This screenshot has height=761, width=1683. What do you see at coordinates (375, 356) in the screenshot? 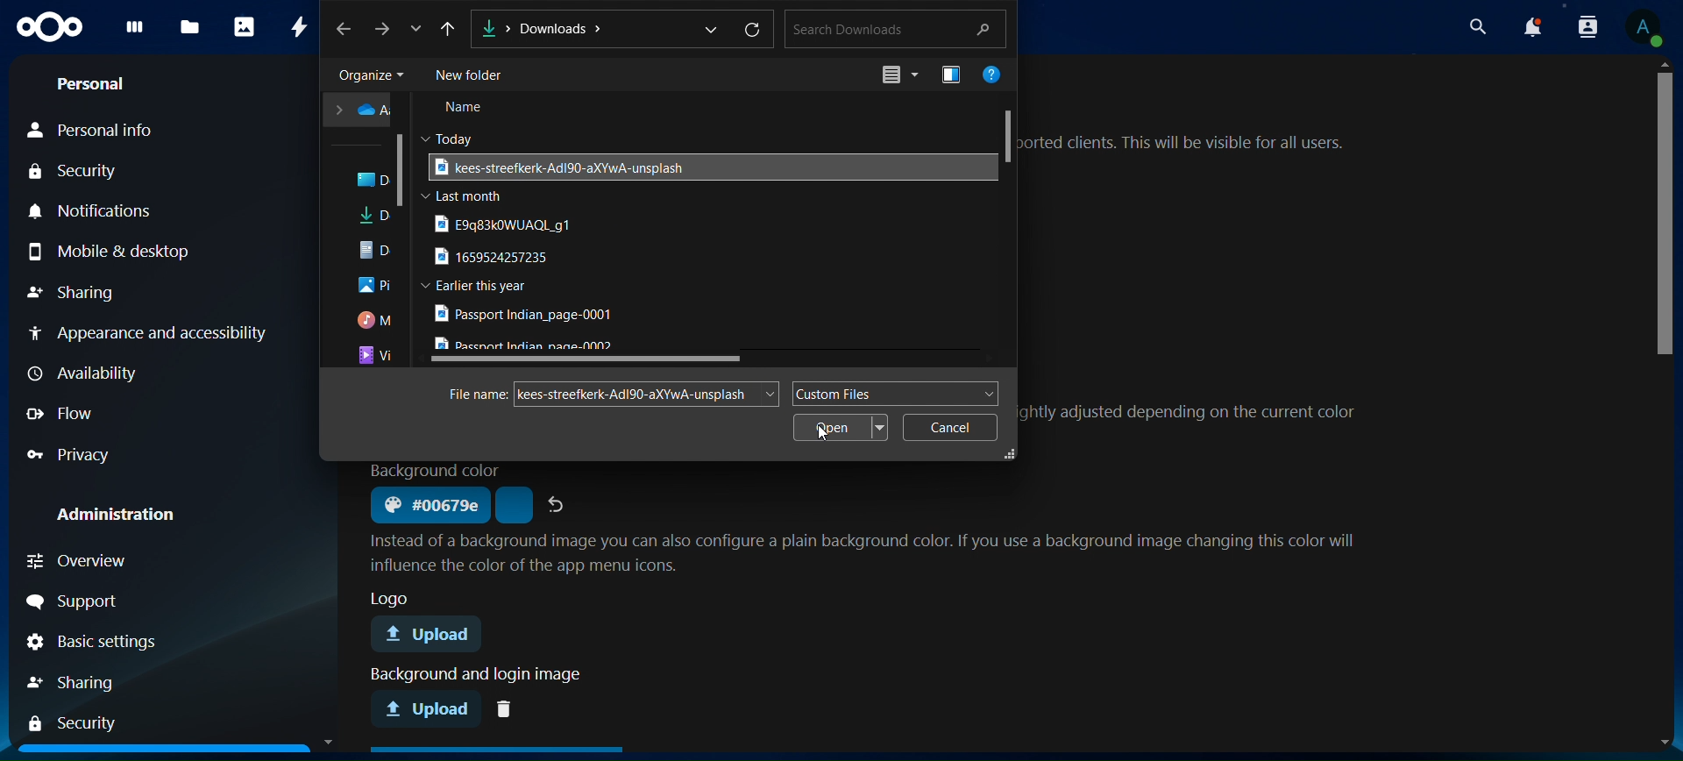
I see `videos` at bounding box center [375, 356].